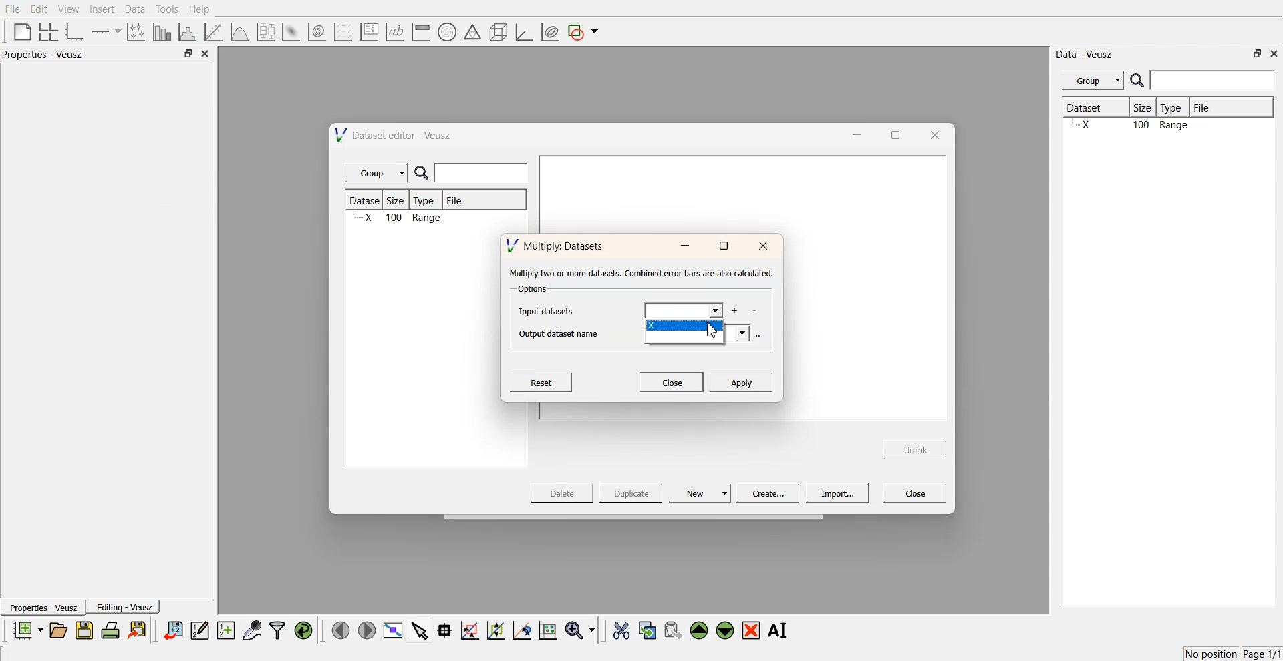  I want to click on fit a function, so click(215, 31).